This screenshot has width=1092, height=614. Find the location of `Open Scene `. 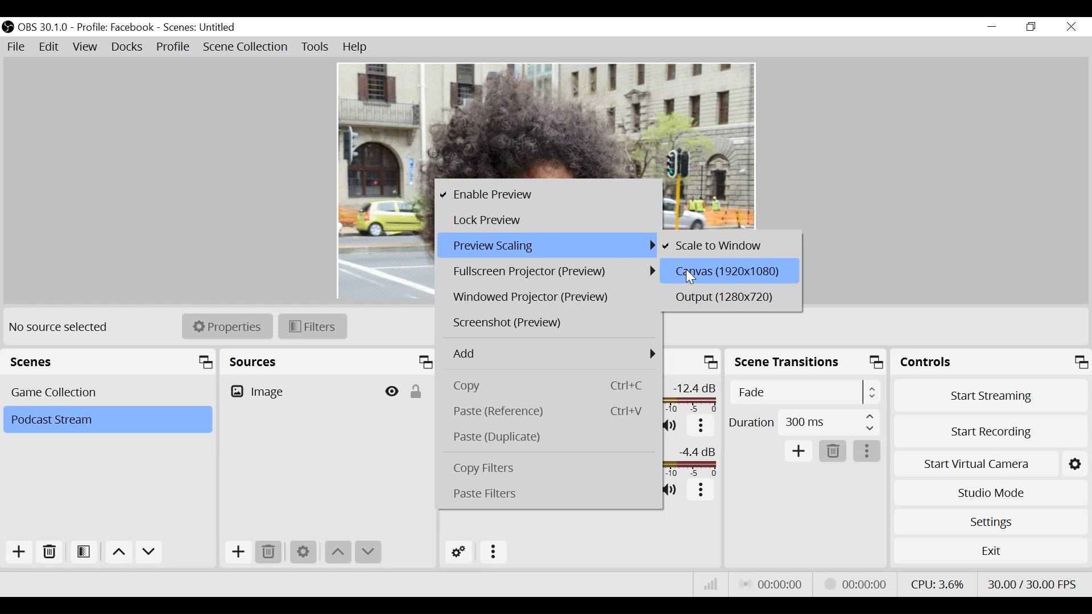

Open Scene  is located at coordinates (82, 553).